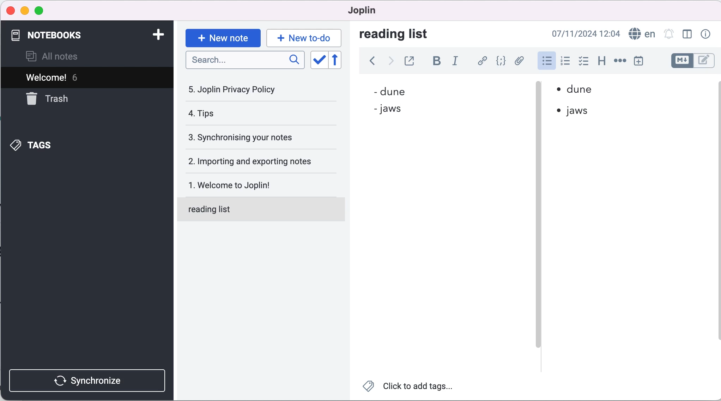 The width and height of the screenshot is (721, 401). I want to click on italic, so click(457, 61).